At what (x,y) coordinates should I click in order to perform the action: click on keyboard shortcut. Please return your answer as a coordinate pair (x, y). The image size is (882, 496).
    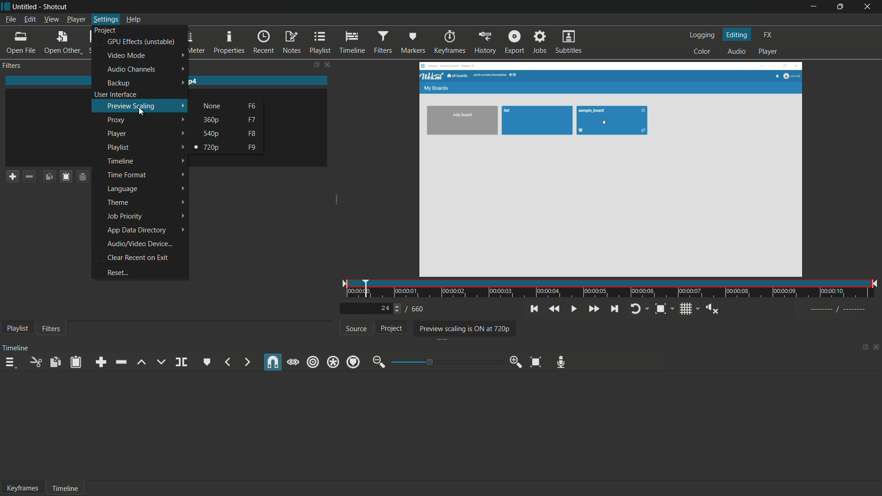
    Looking at the image, I should click on (252, 148).